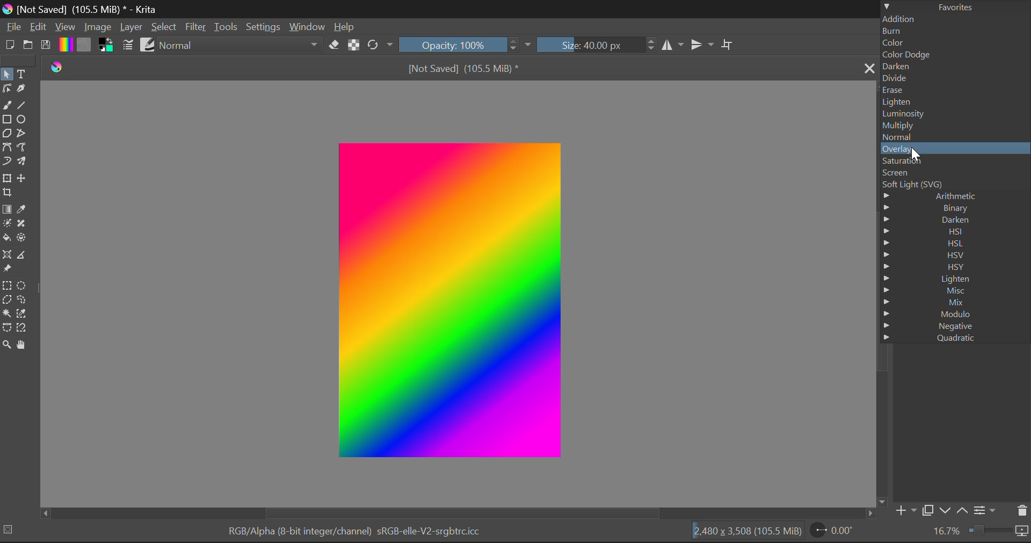  Describe the element at coordinates (998, 530) in the screenshot. I see `Zoom slider` at that location.